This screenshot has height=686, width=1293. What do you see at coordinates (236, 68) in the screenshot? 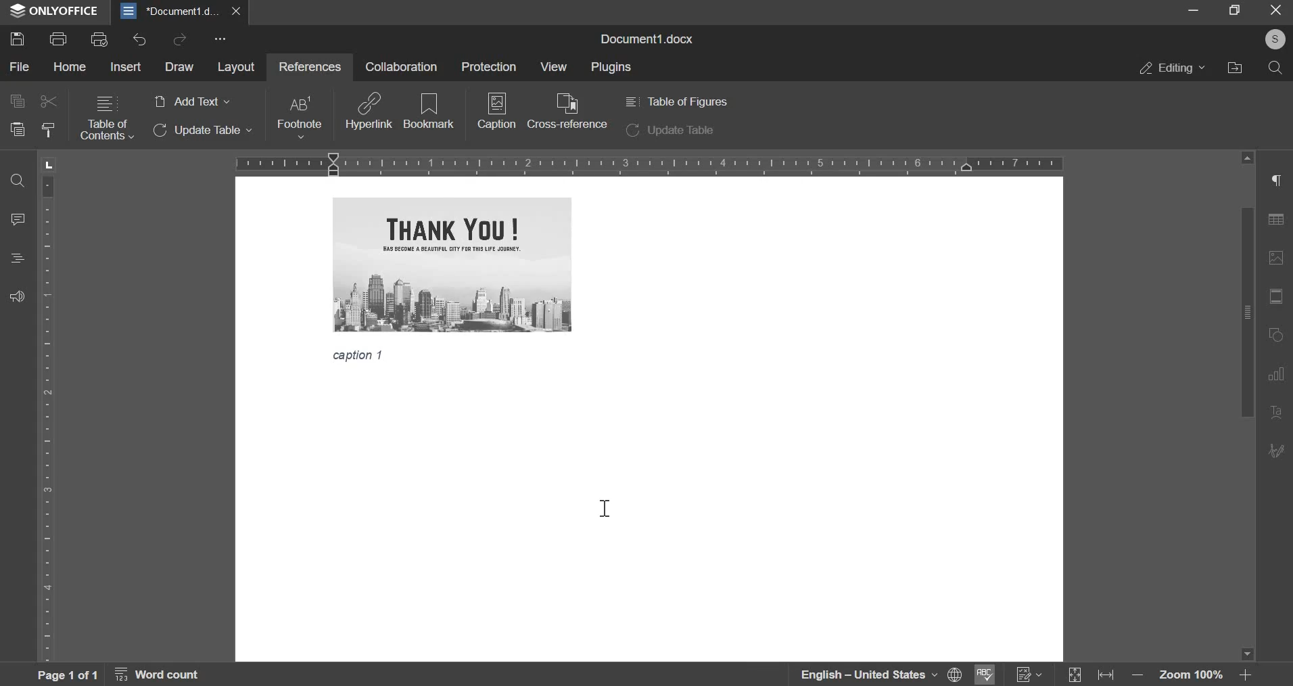
I see `layout` at bounding box center [236, 68].